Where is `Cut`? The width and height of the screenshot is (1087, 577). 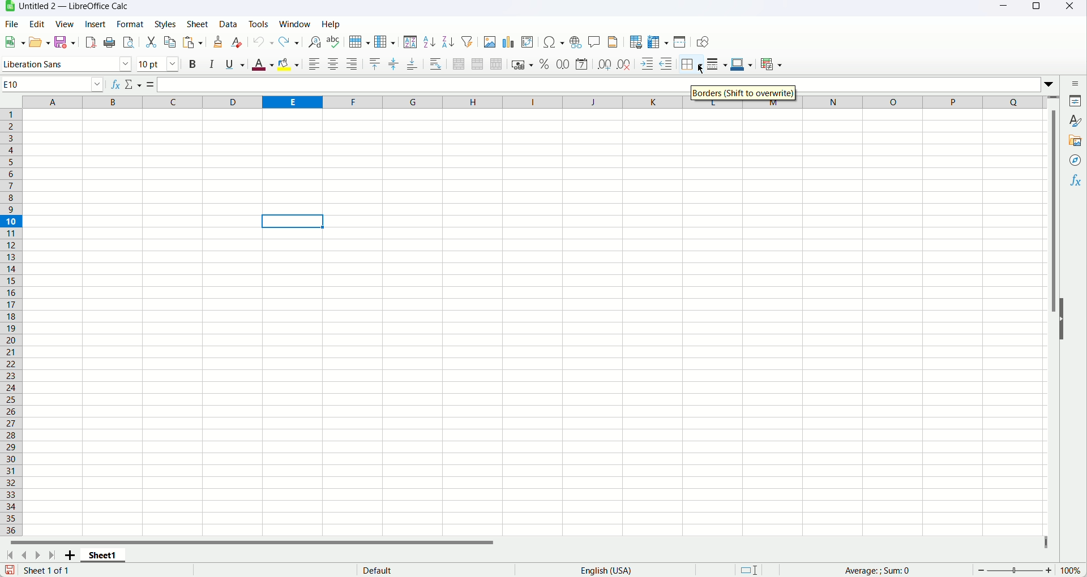
Cut is located at coordinates (151, 42).